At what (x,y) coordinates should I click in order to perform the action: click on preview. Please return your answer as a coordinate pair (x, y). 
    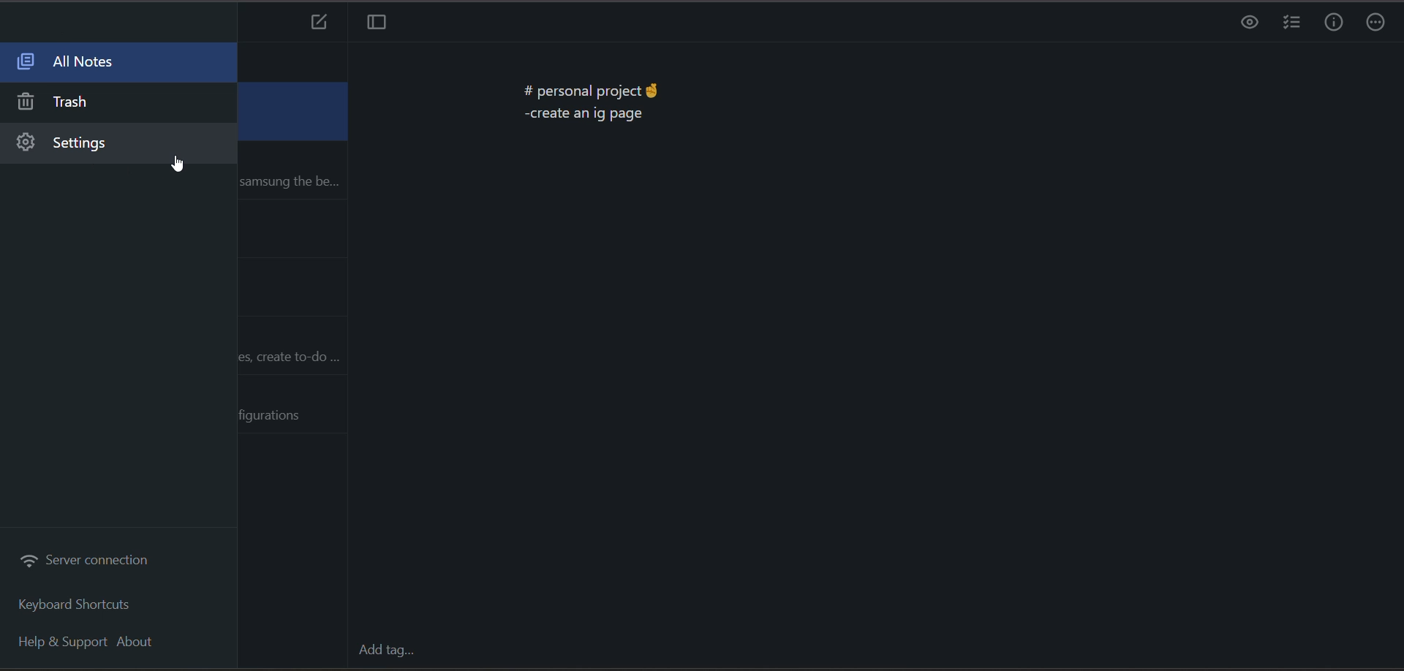
    Looking at the image, I should click on (1245, 23).